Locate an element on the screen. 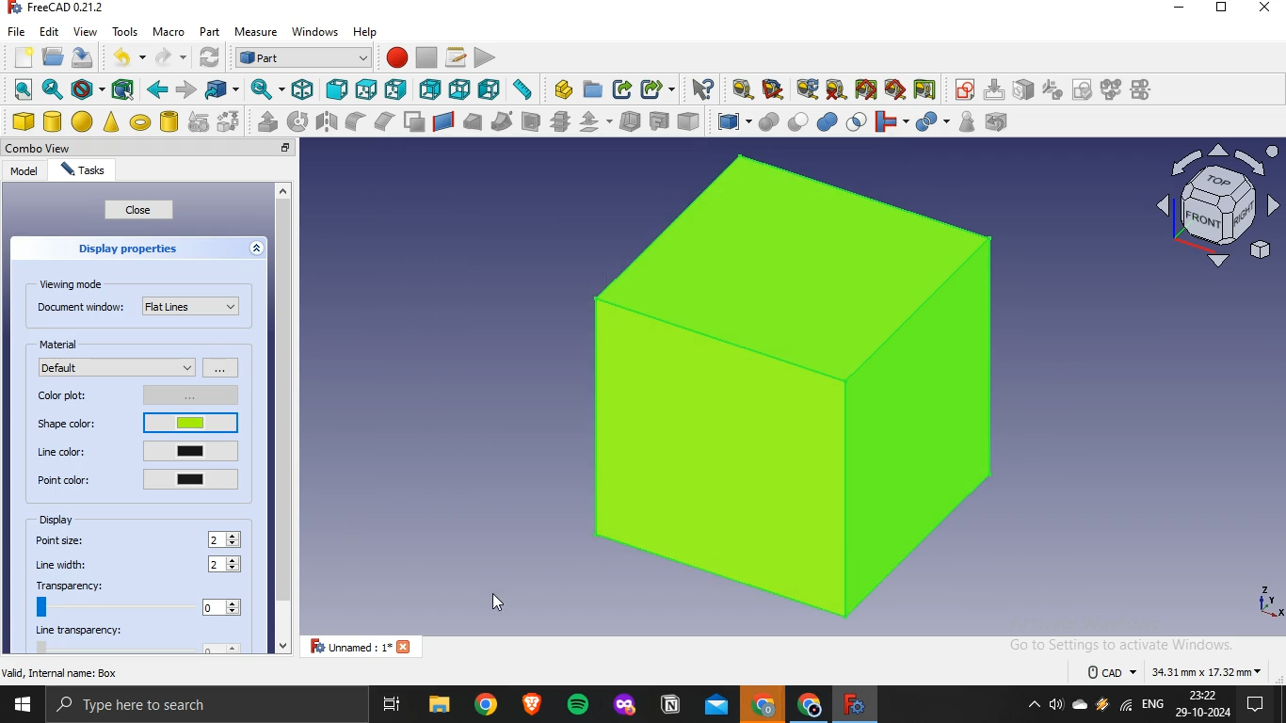 This screenshot has height=723, width=1286. minimize is located at coordinates (1179, 8).